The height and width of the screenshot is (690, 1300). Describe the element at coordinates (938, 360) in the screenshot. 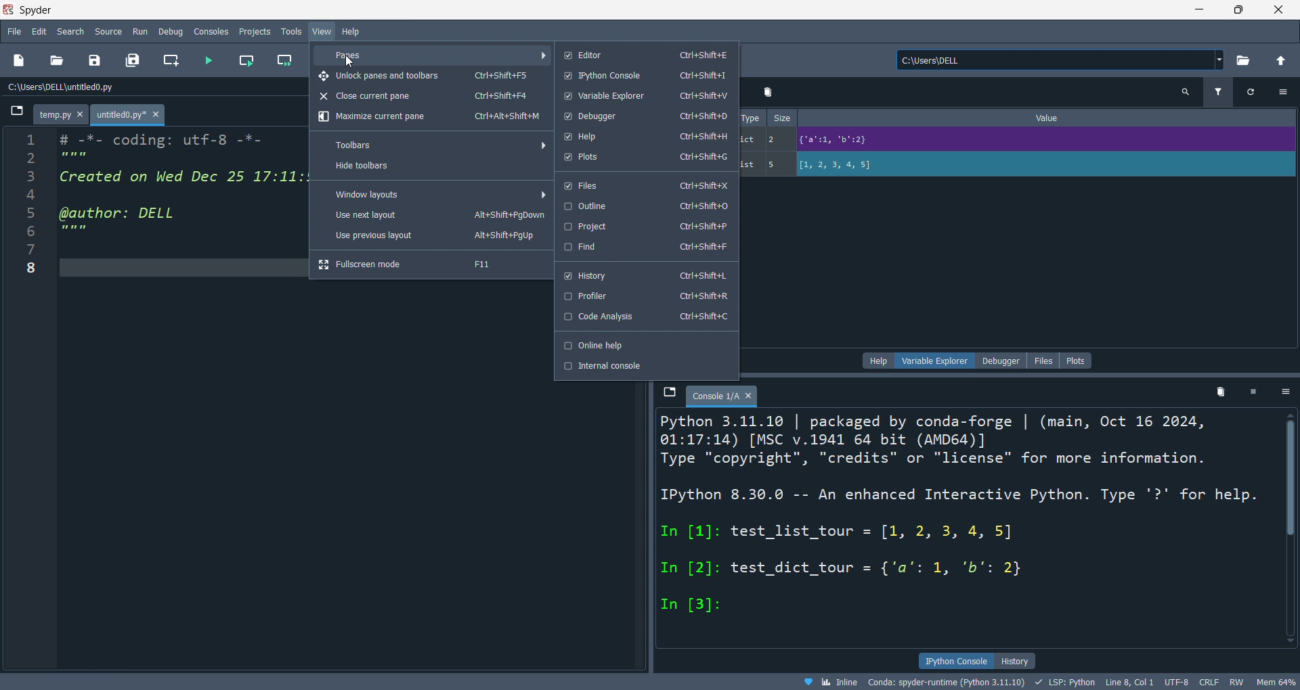

I see `variable explorer` at that location.